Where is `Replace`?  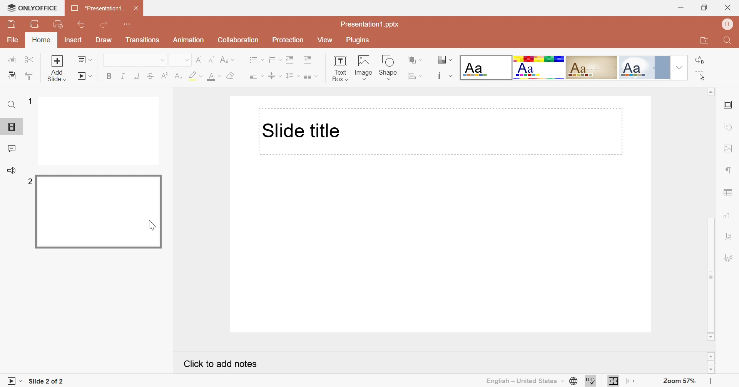 Replace is located at coordinates (699, 60).